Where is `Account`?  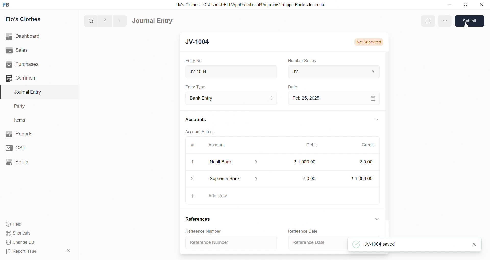
Account is located at coordinates (216, 146).